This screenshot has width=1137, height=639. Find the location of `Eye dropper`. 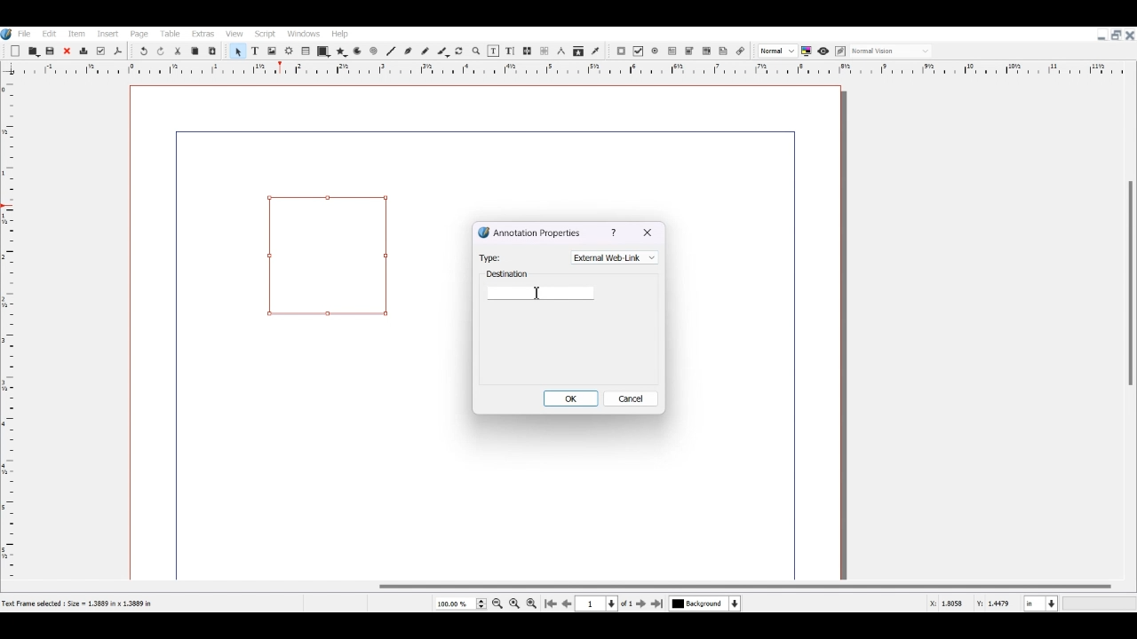

Eye dropper is located at coordinates (595, 51).